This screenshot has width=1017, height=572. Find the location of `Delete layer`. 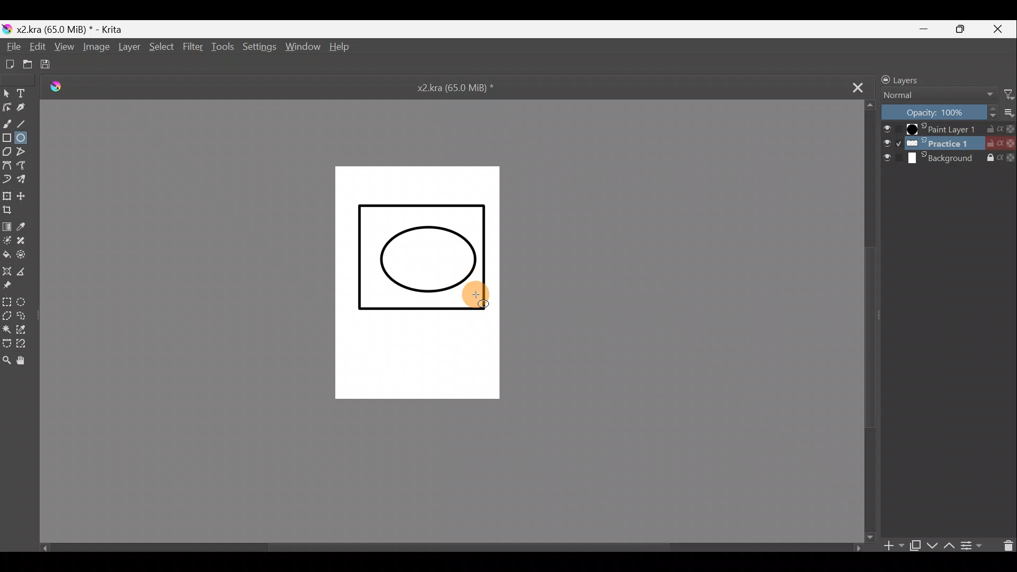

Delete layer is located at coordinates (1005, 546).